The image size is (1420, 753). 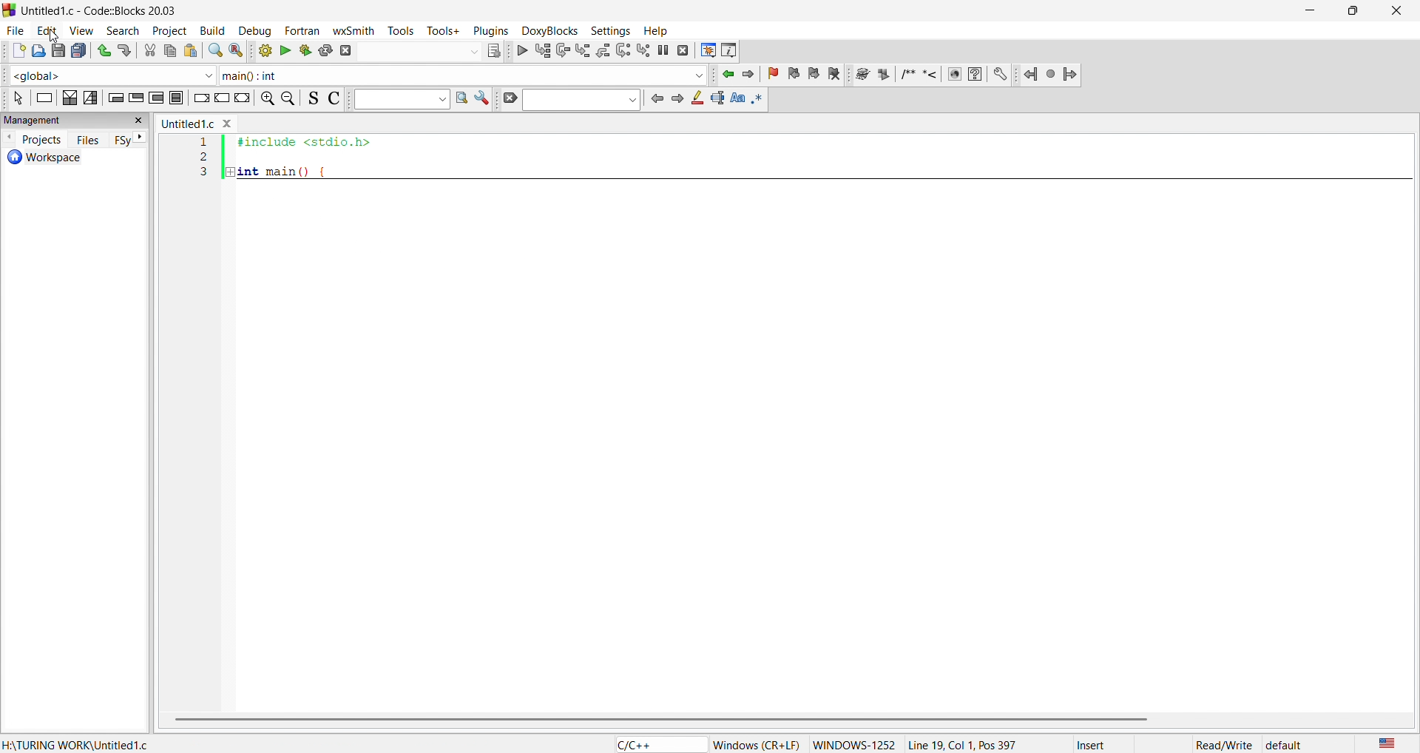 What do you see at coordinates (561, 52) in the screenshot?
I see `next line` at bounding box center [561, 52].